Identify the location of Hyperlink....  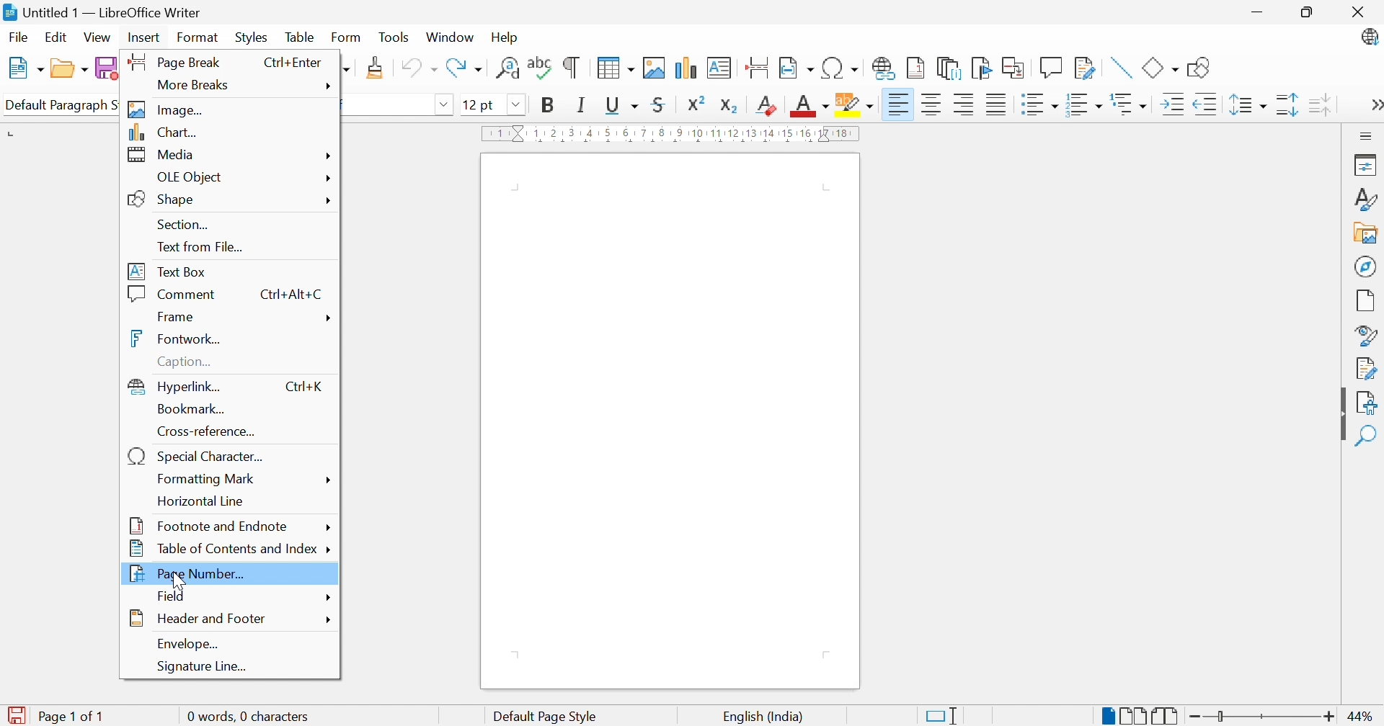
(177, 386).